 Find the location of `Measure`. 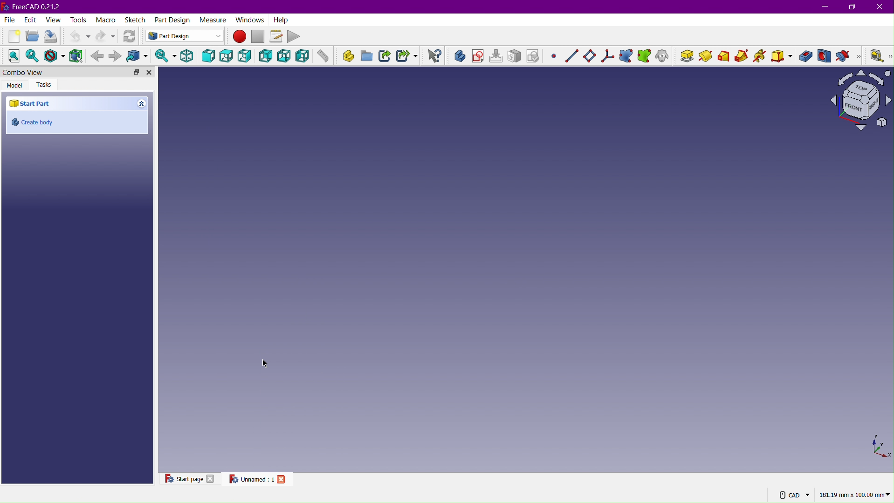

Measure is located at coordinates (213, 18).